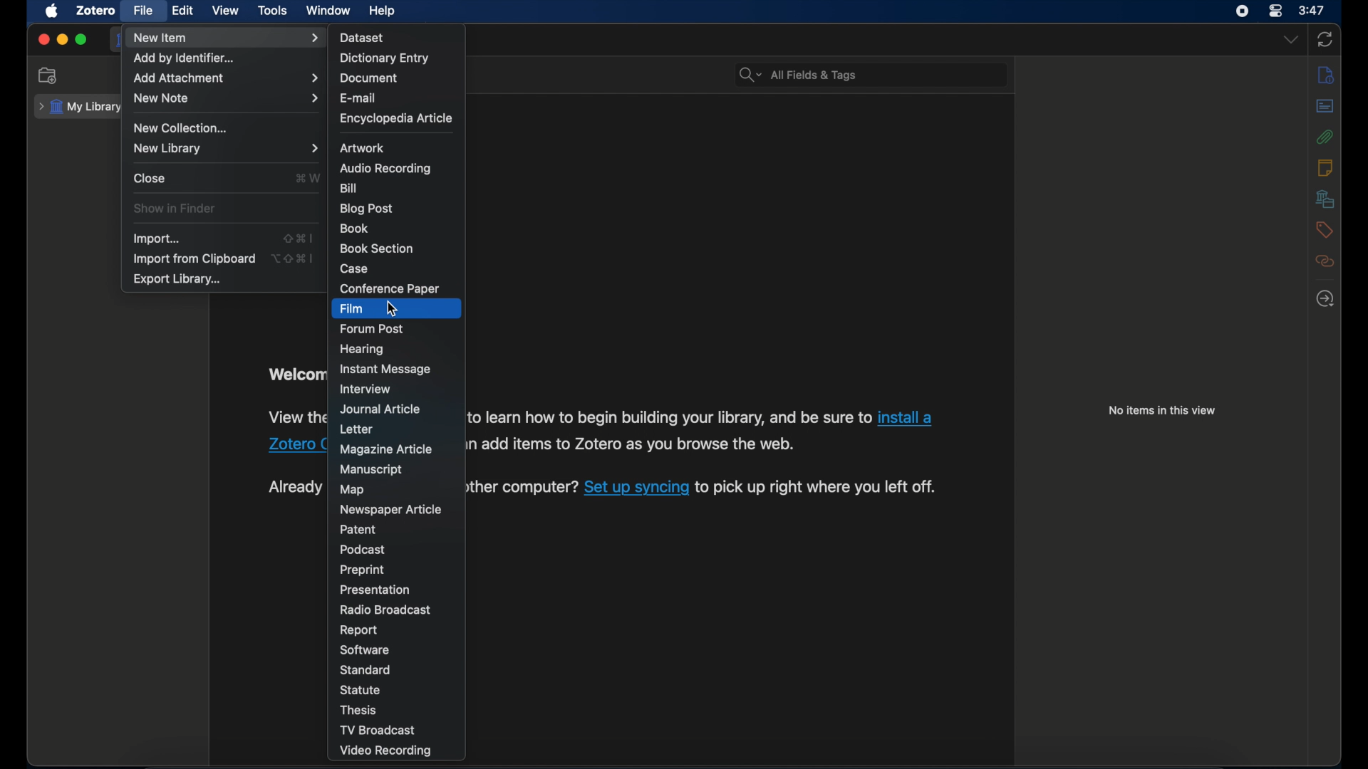  I want to click on add by identifier, so click(187, 58).